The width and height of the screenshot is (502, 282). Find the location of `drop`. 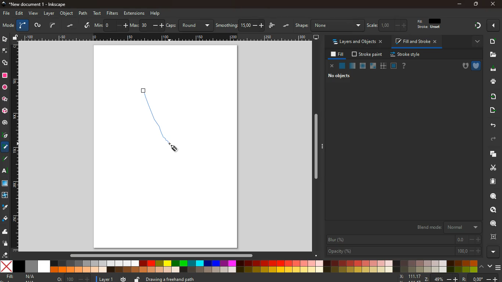

drop is located at coordinates (5, 207).